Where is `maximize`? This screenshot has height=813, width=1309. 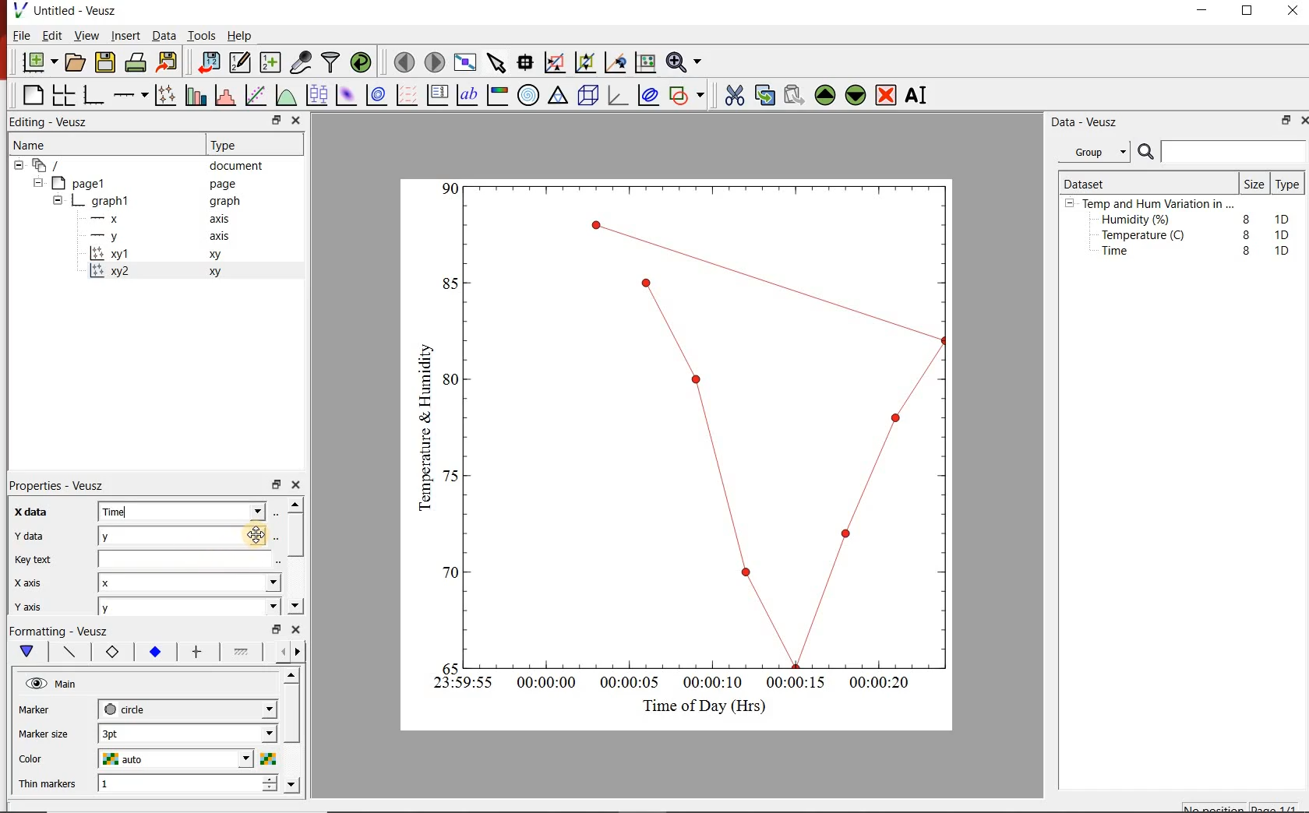
maximize is located at coordinates (1255, 11).